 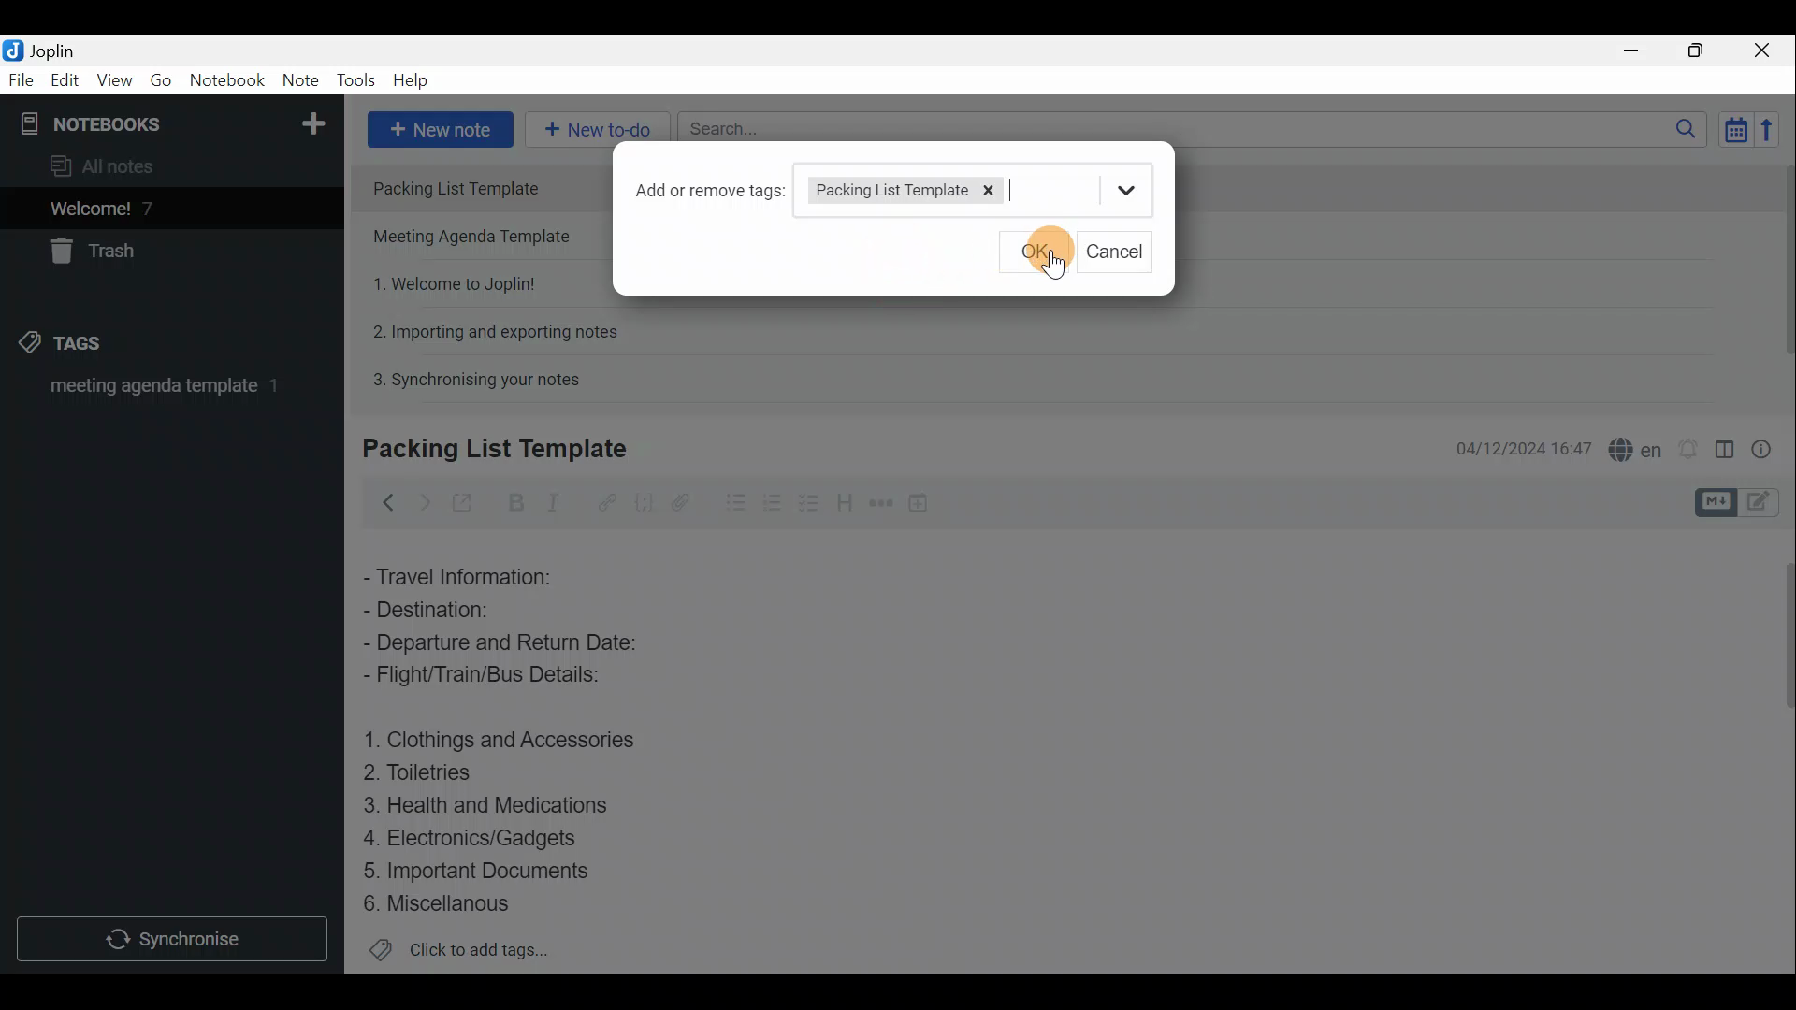 What do you see at coordinates (878, 503) in the screenshot?
I see `Horizontal rule` at bounding box center [878, 503].